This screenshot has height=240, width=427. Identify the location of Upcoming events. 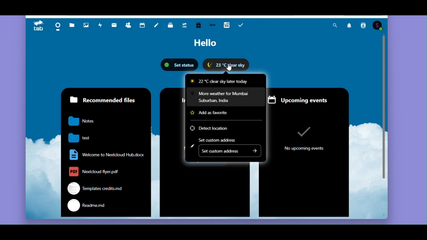
(307, 99).